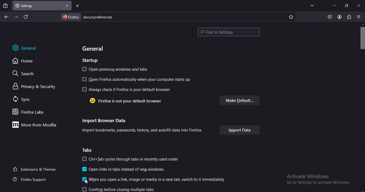 This screenshot has height=192, width=365. Describe the element at coordinates (25, 62) in the screenshot. I see `home` at that location.